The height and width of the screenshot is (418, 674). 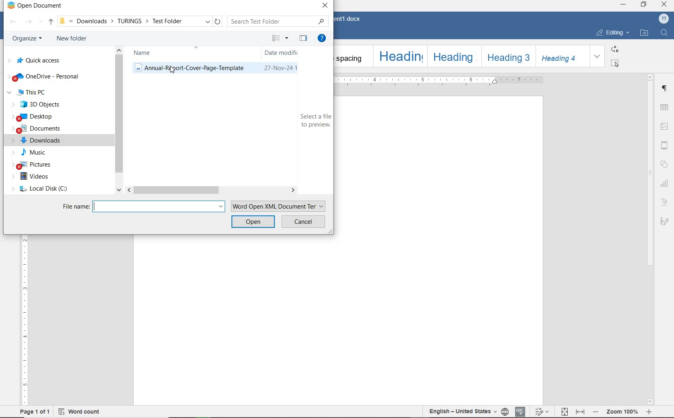 I want to click on table, so click(x=664, y=108).